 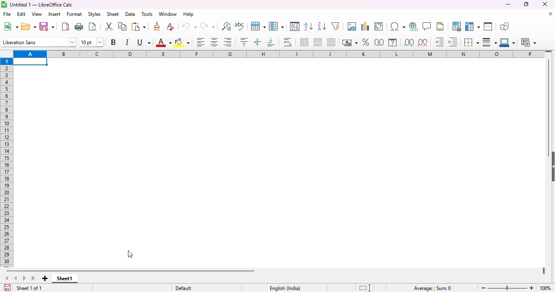 I want to click on print, so click(x=79, y=27).